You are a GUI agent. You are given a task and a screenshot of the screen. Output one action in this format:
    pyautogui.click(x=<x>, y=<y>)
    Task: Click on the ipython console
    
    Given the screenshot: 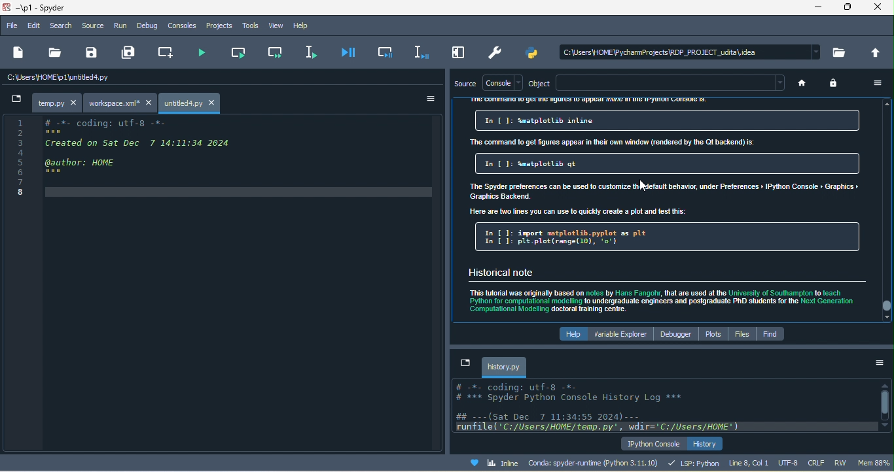 What is the action you would take?
    pyautogui.click(x=649, y=444)
    